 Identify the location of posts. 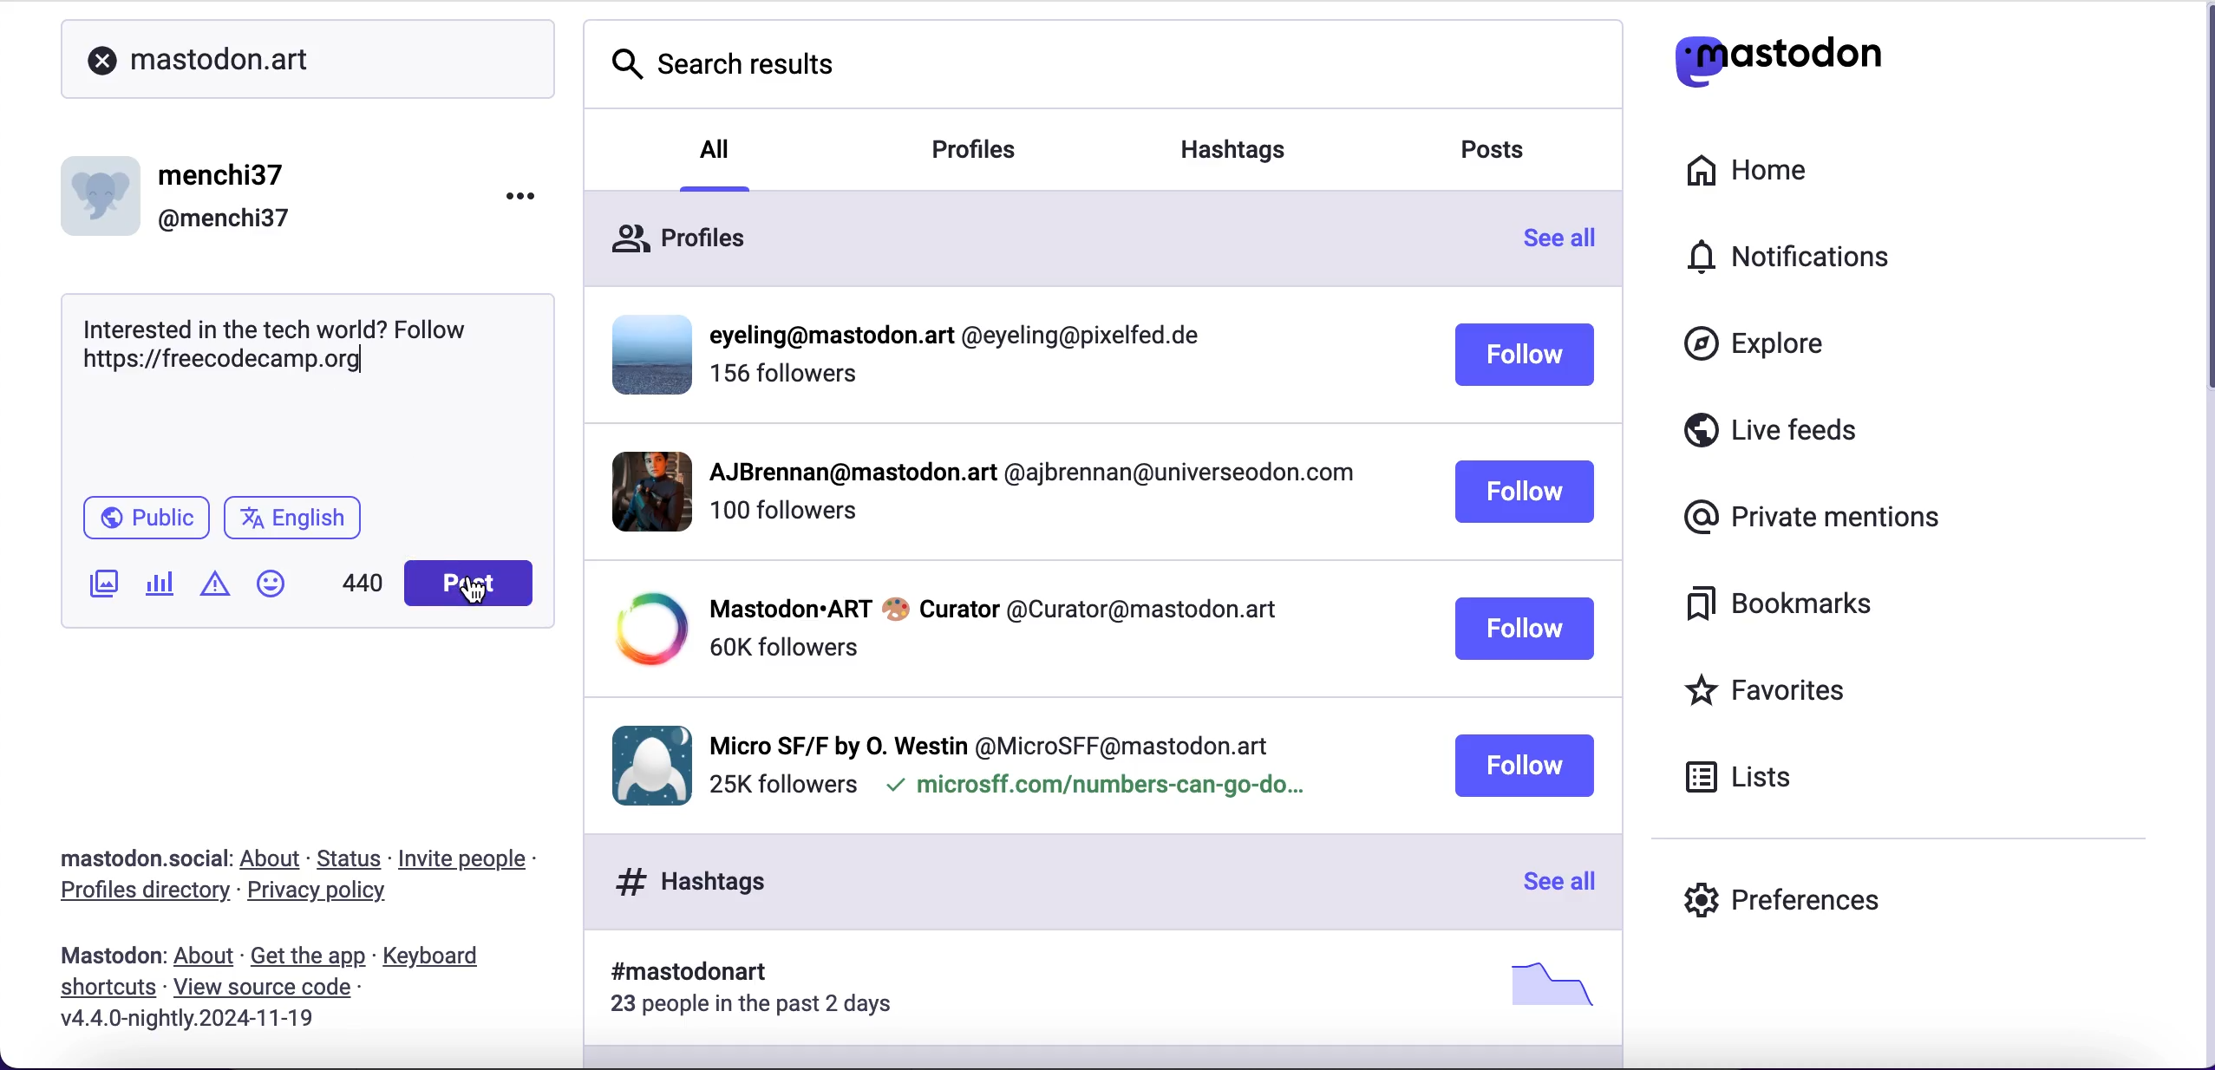
(1486, 151).